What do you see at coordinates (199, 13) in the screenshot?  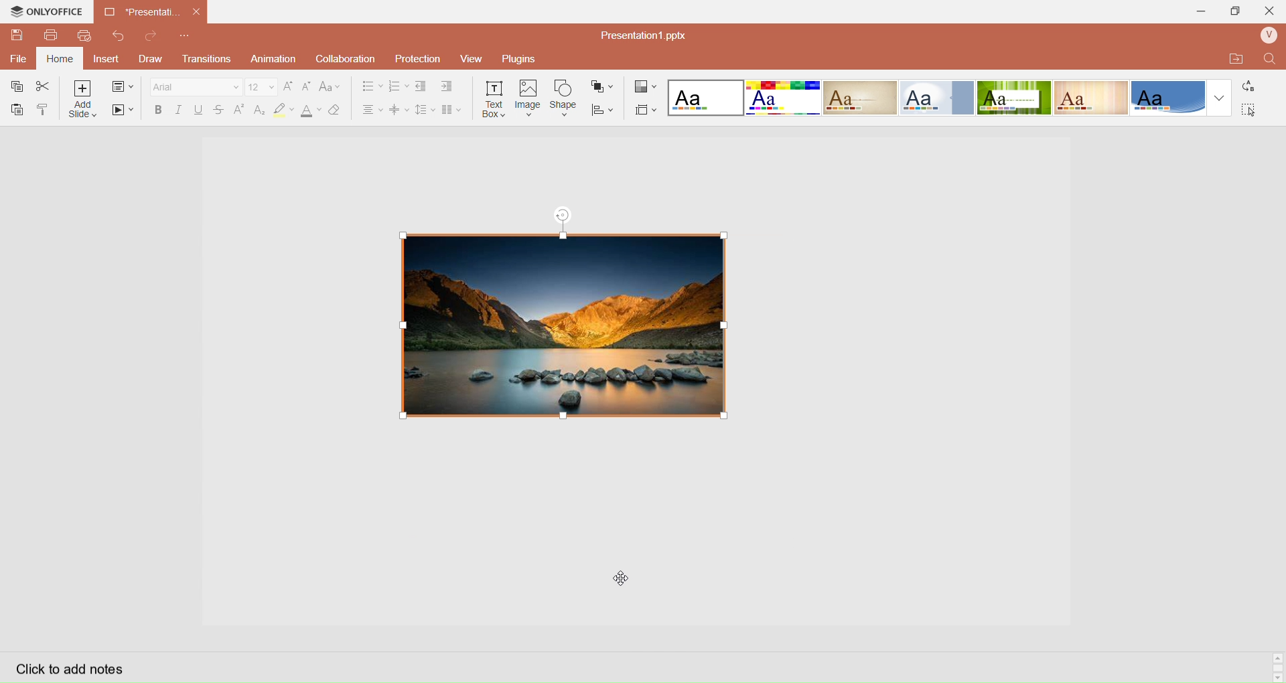 I see `close document` at bounding box center [199, 13].